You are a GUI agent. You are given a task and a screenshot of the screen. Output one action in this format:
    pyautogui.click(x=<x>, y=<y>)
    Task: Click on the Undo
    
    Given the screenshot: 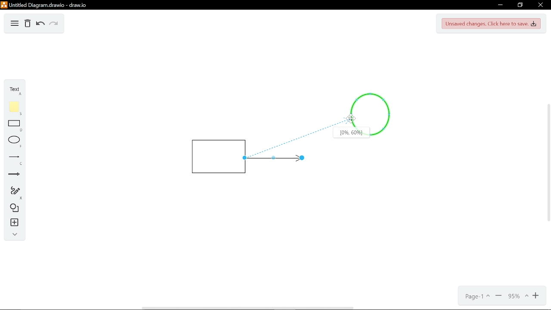 What is the action you would take?
    pyautogui.click(x=40, y=24)
    